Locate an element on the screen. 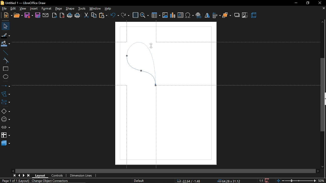 Image resolution: width=326 pixels, height=183 pixels. line is located at coordinates (5, 52).